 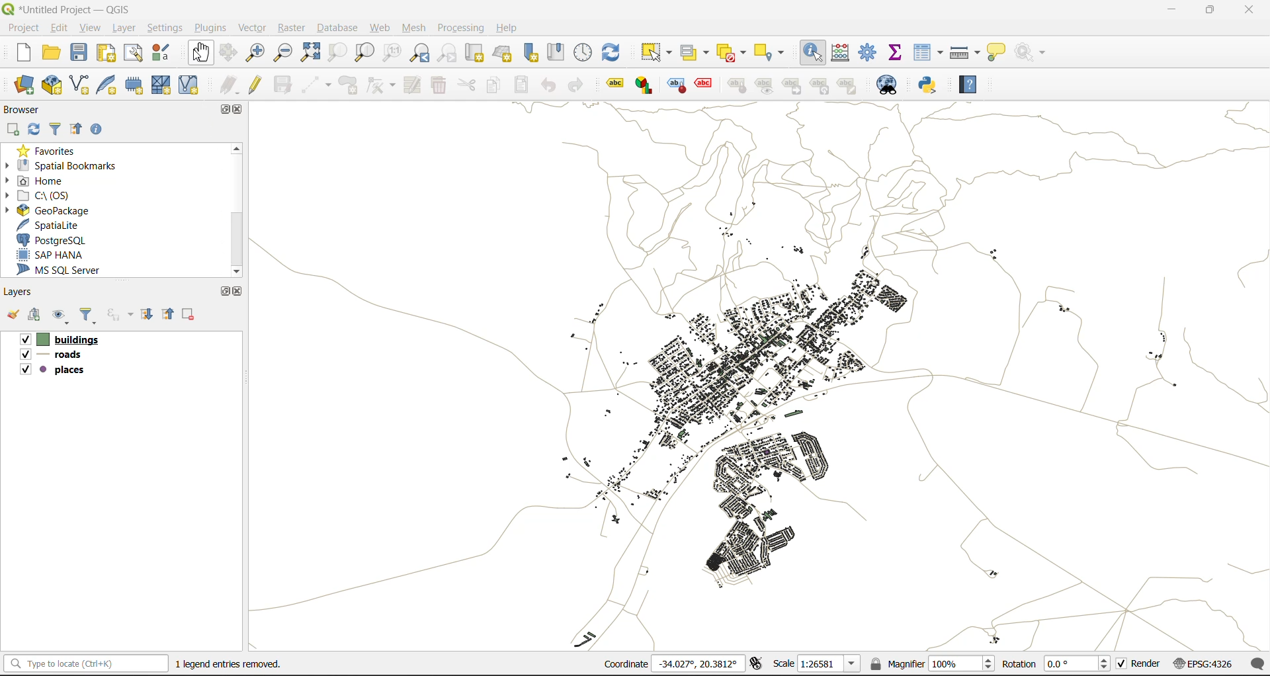 I want to click on settings, so click(x=165, y=26).